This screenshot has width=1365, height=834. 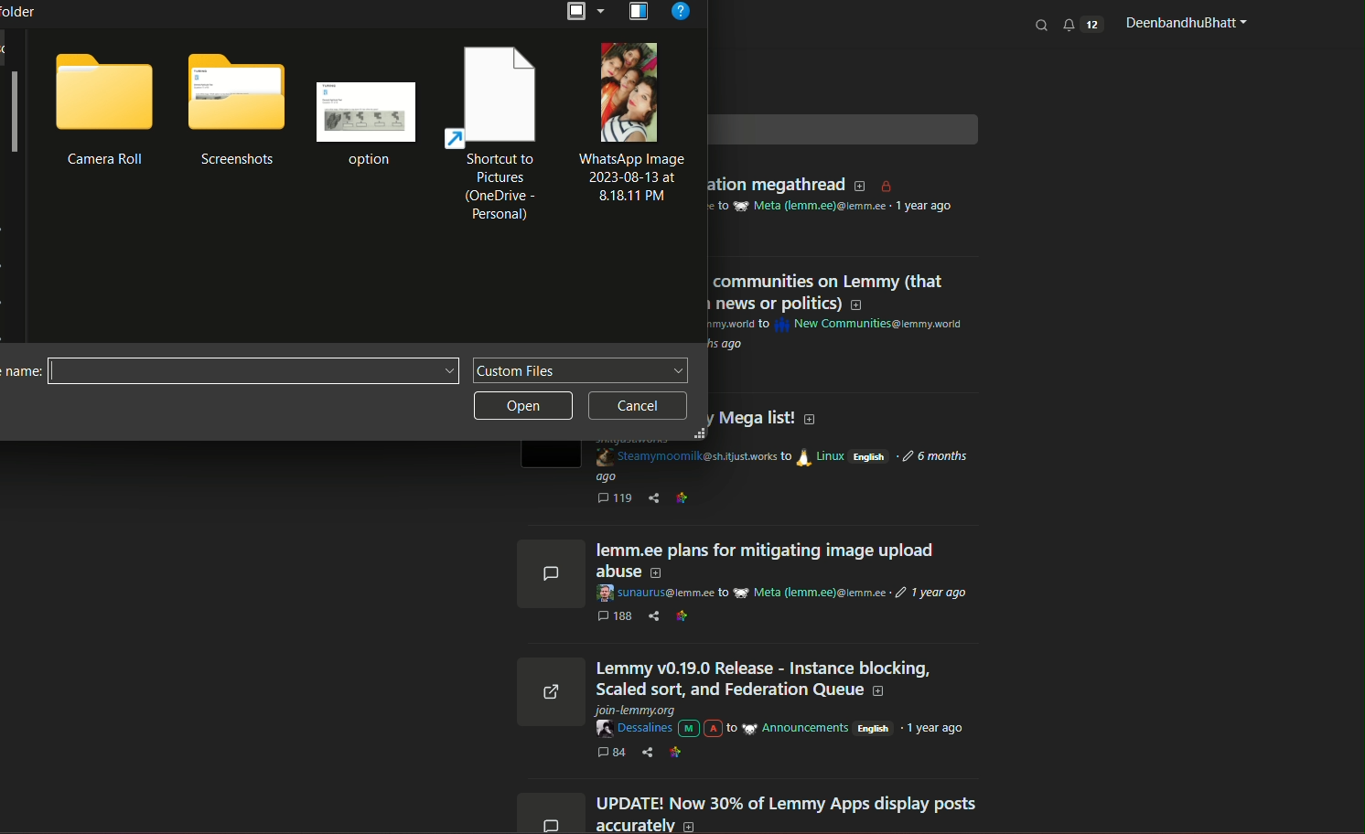 What do you see at coordinates (639, 406) in the screenshot?
I see `cancel` at bounding box center [639, 406].